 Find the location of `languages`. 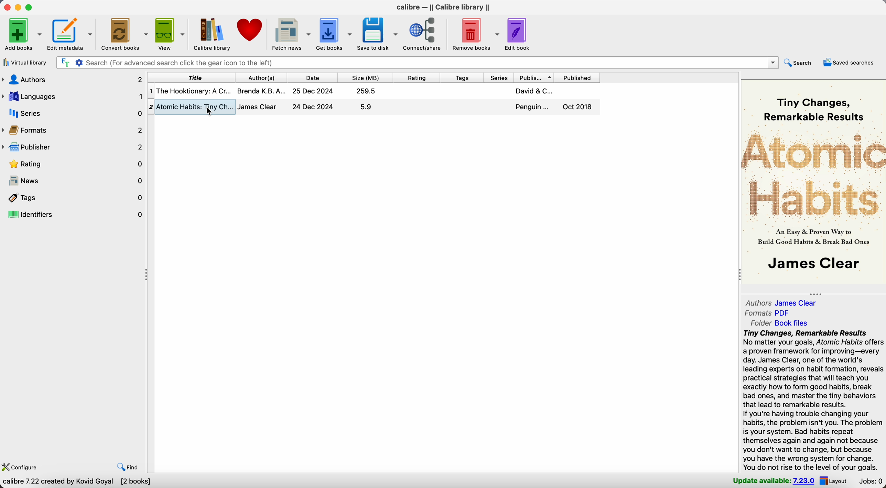

languages is located at coordinates (73, 97).